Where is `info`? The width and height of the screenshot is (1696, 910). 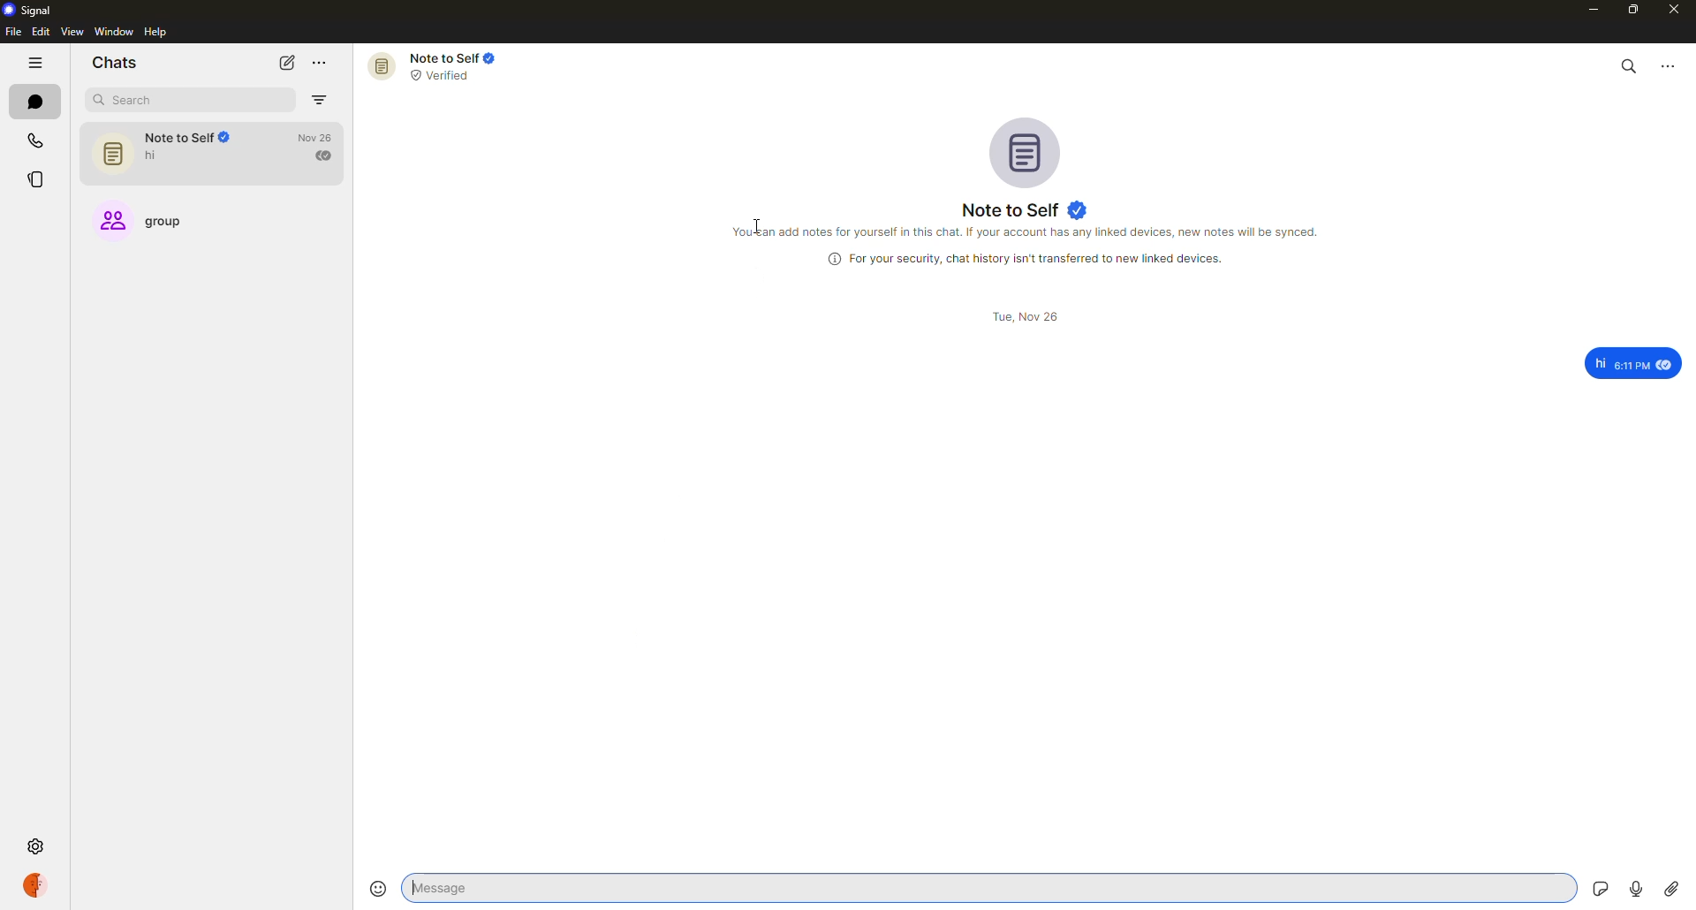 info is located at coordinates (1030, 259).